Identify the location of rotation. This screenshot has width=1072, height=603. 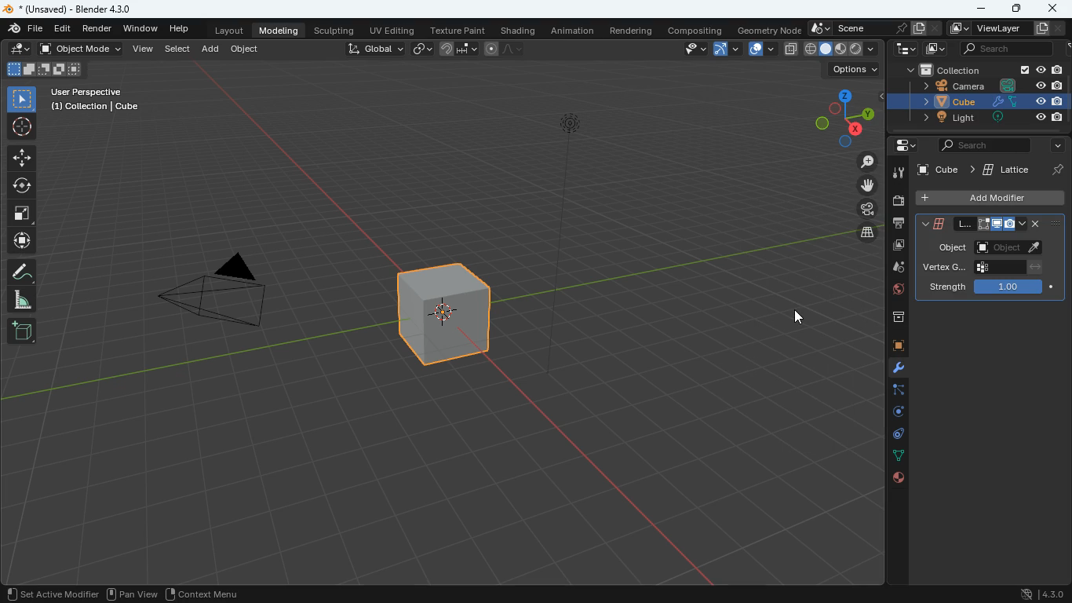
(891, 413).